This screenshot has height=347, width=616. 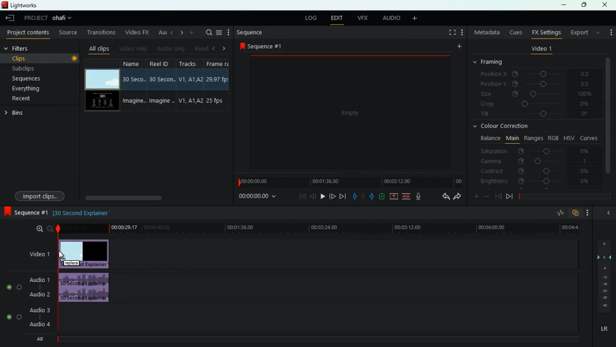 I want to click on time, so click(x=318, y=228).